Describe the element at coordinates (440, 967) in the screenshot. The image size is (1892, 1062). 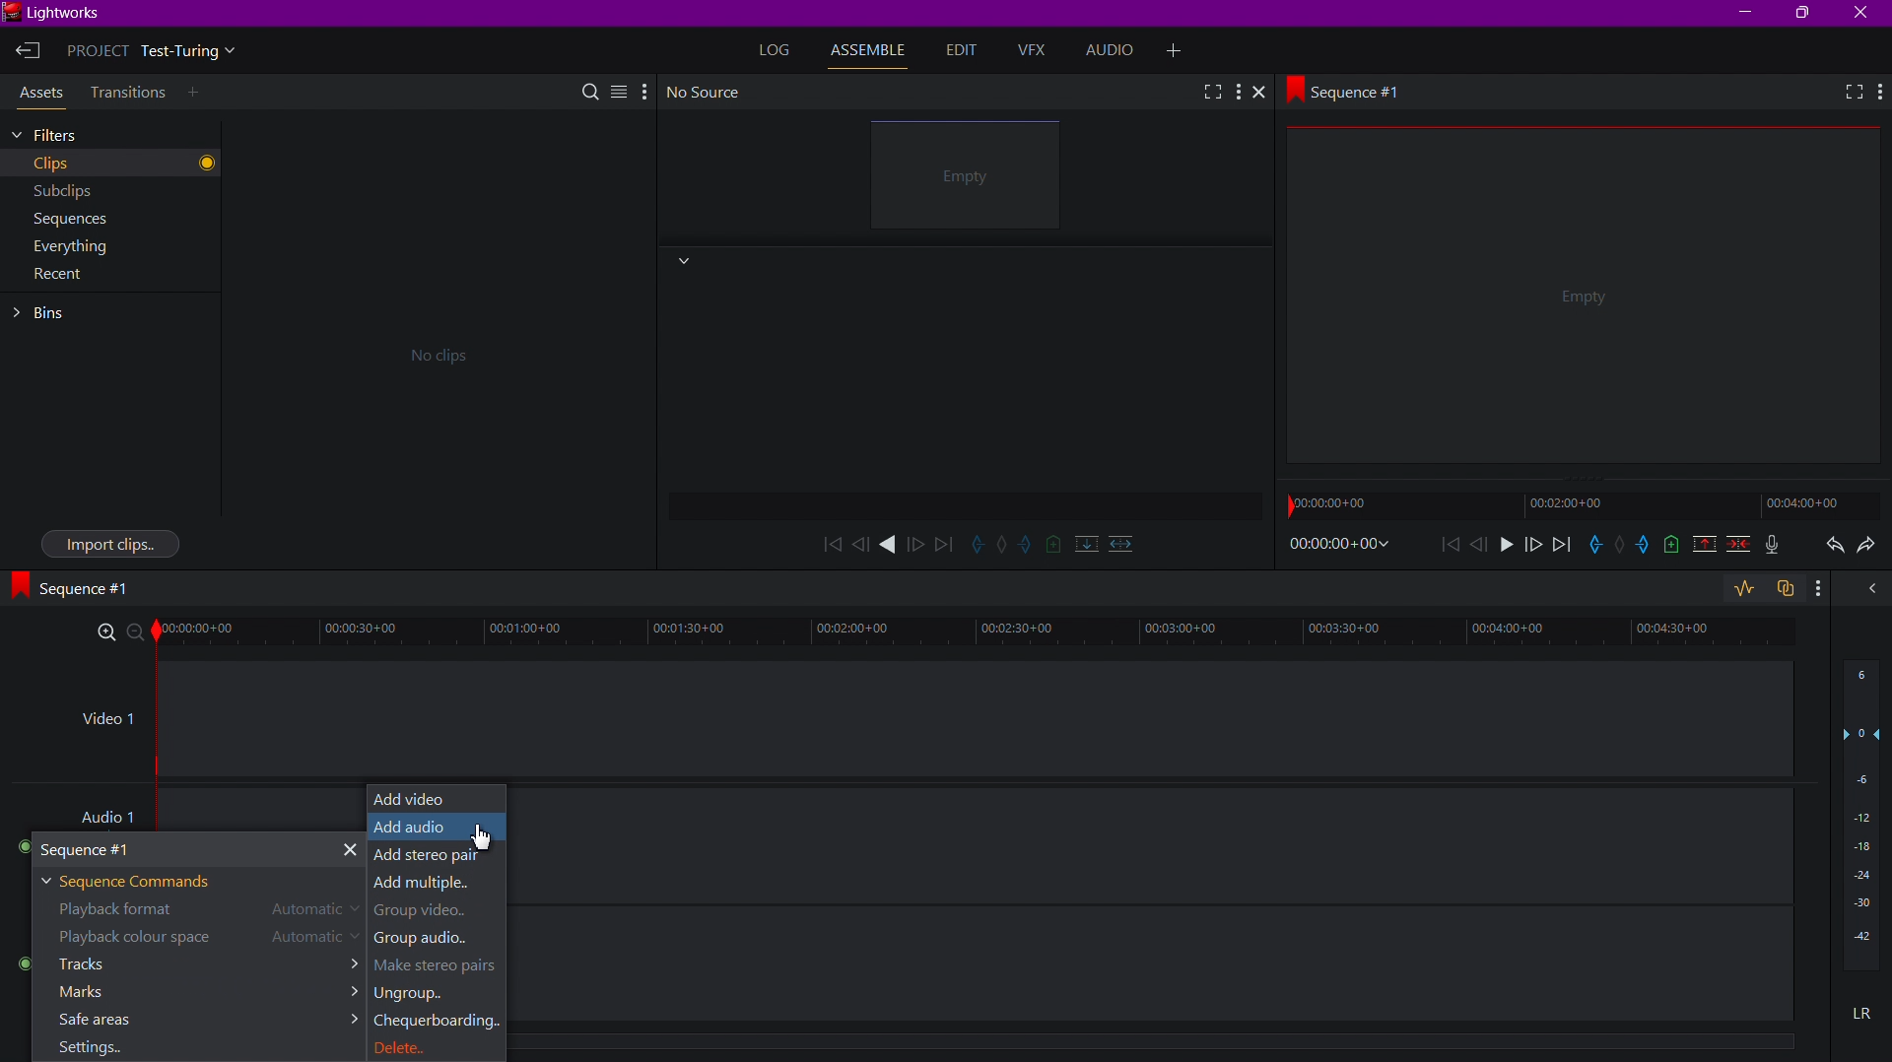
I see `Make stereo pairs` at that location.